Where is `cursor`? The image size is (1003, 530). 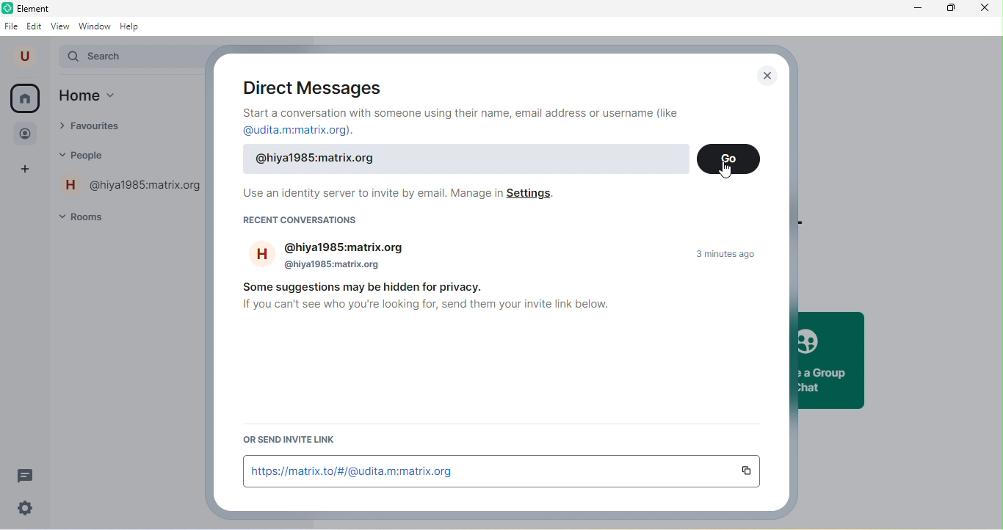
cursor is located at coordinates (723, 170).